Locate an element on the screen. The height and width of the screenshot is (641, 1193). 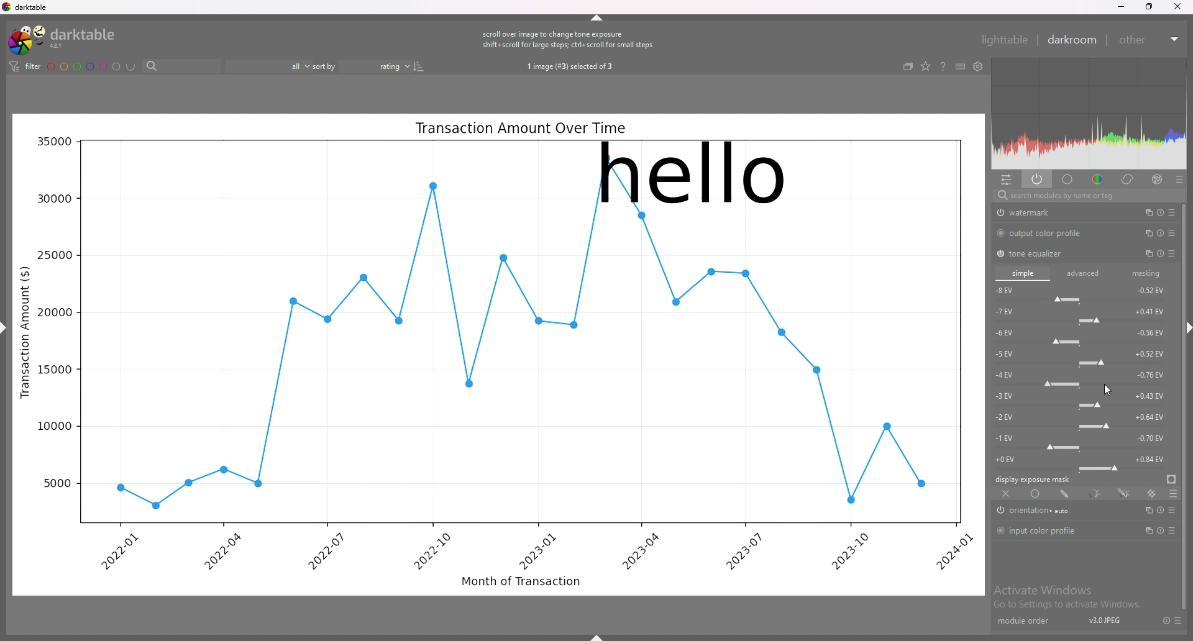
hide sidebar is located at coordinates (1189, 329).